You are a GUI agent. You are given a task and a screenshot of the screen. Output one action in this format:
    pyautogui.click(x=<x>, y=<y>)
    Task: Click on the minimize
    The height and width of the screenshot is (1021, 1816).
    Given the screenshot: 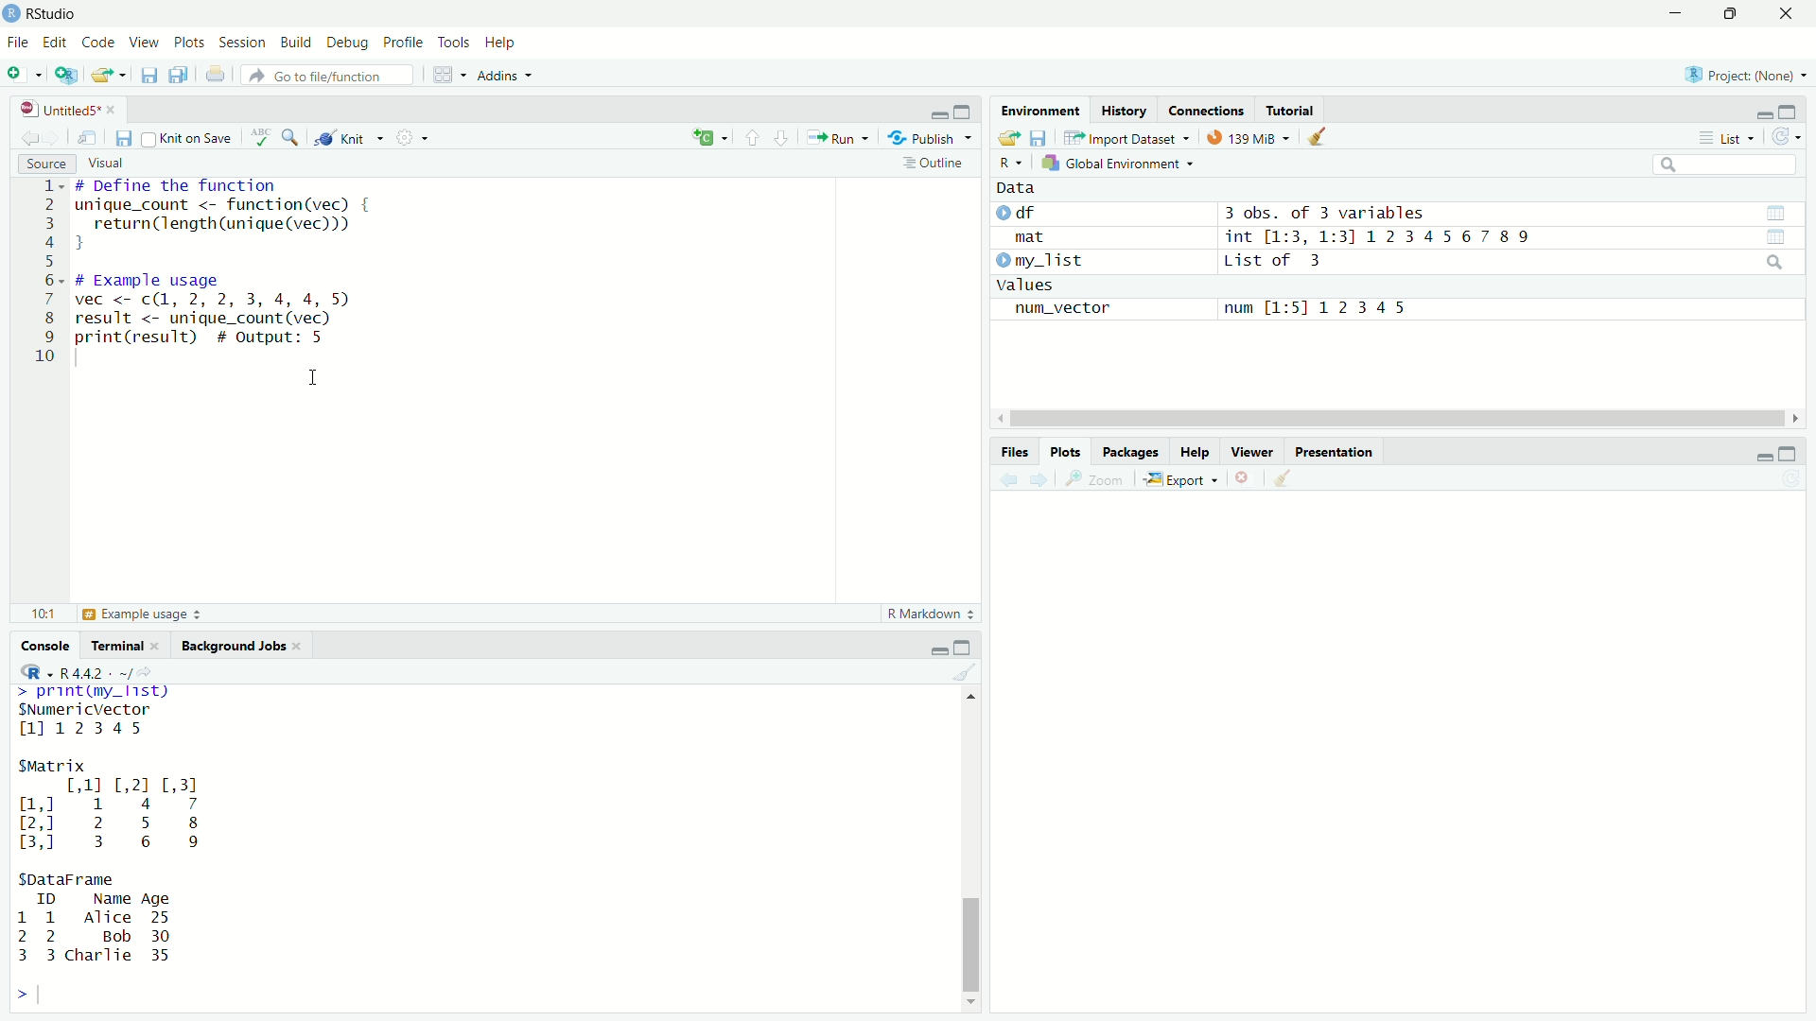 What is the action you would take?
    pyautogui.click(x=1763, y=115)
    